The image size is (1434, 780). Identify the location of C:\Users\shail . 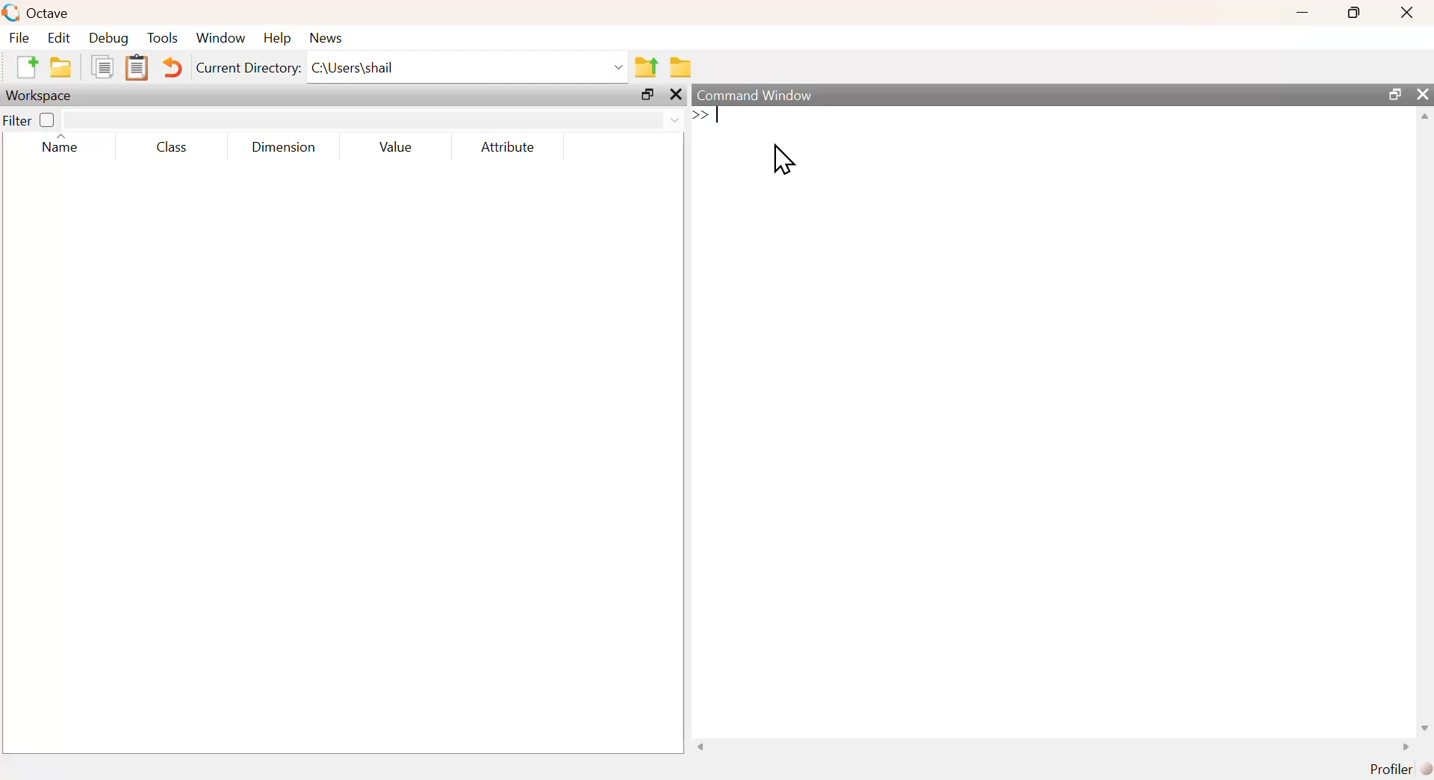
(468, 66).